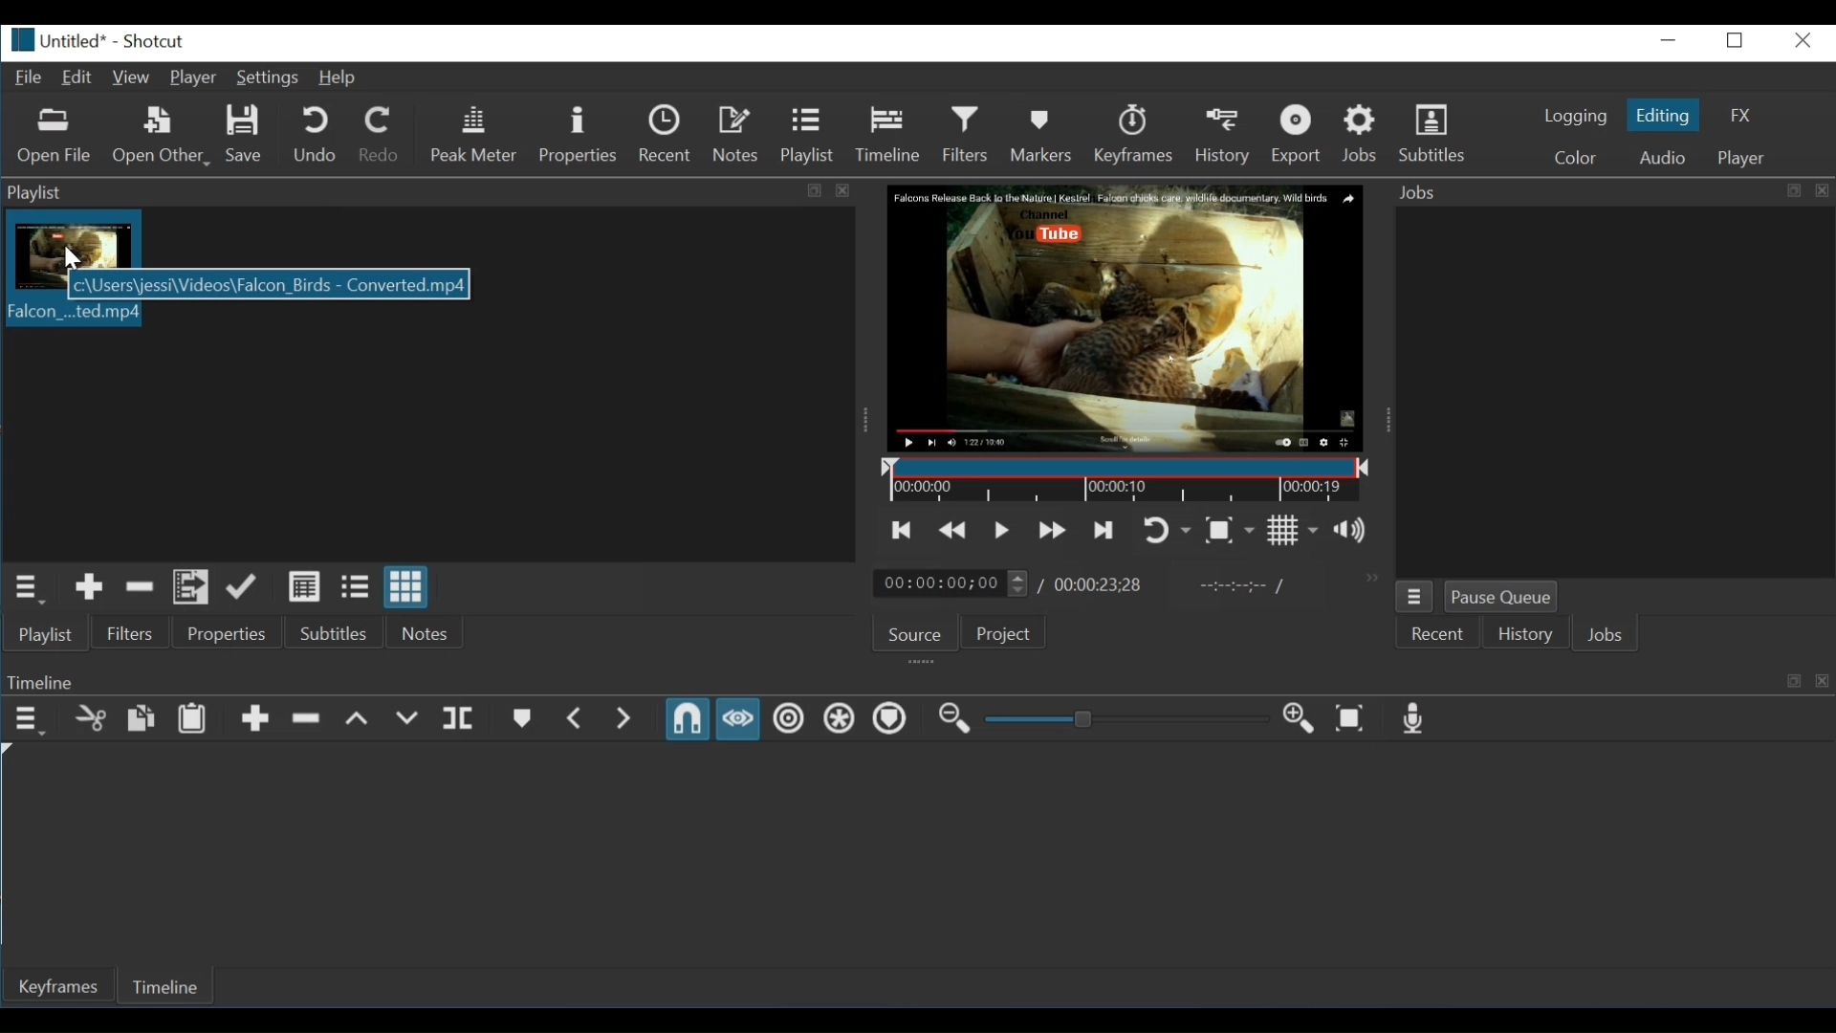 This screenshot has height=1033, width=1836. I want to click on Toggle player looping, so click(1168, 531).